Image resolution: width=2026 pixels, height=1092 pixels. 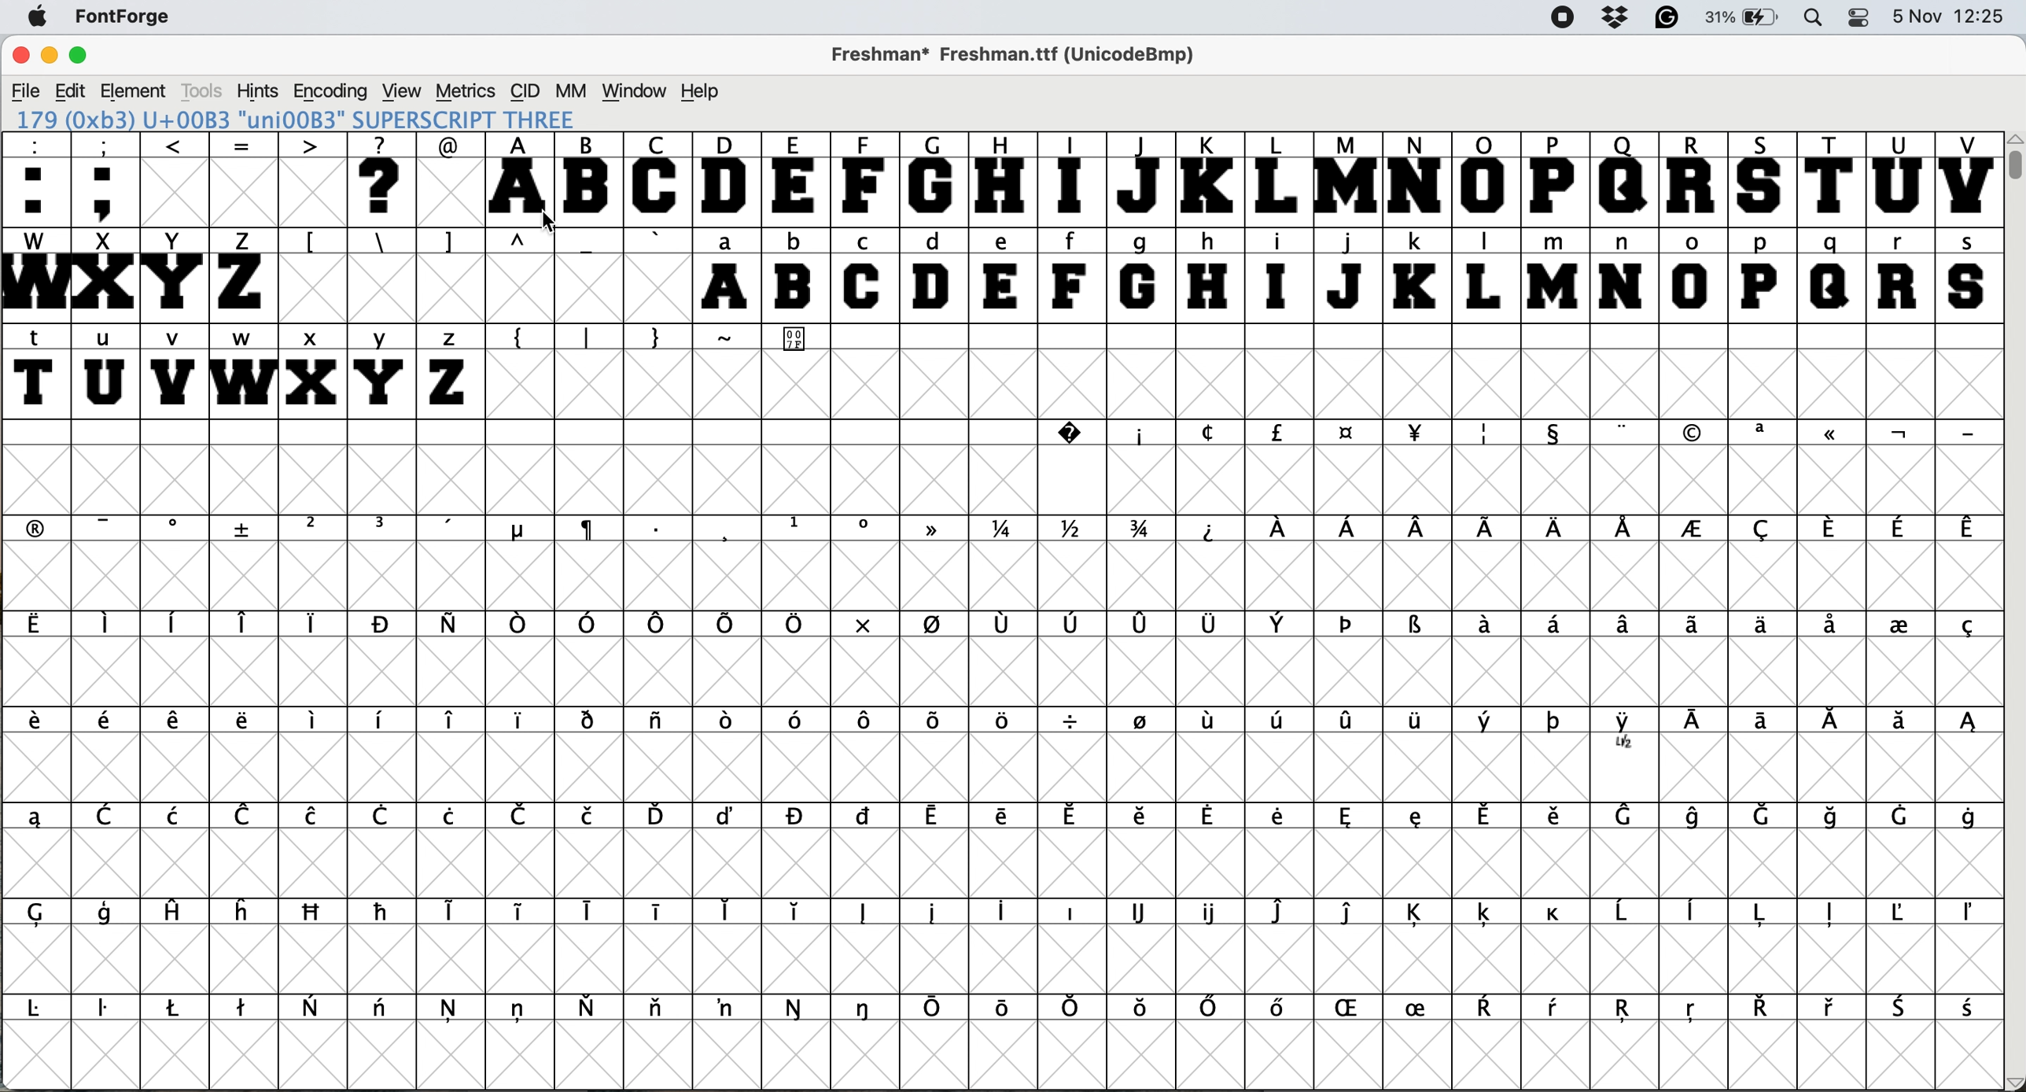 What do you see at coordinates (936, 533) in the screenshot?
I see `symbol` at bounding box center [936, 533].